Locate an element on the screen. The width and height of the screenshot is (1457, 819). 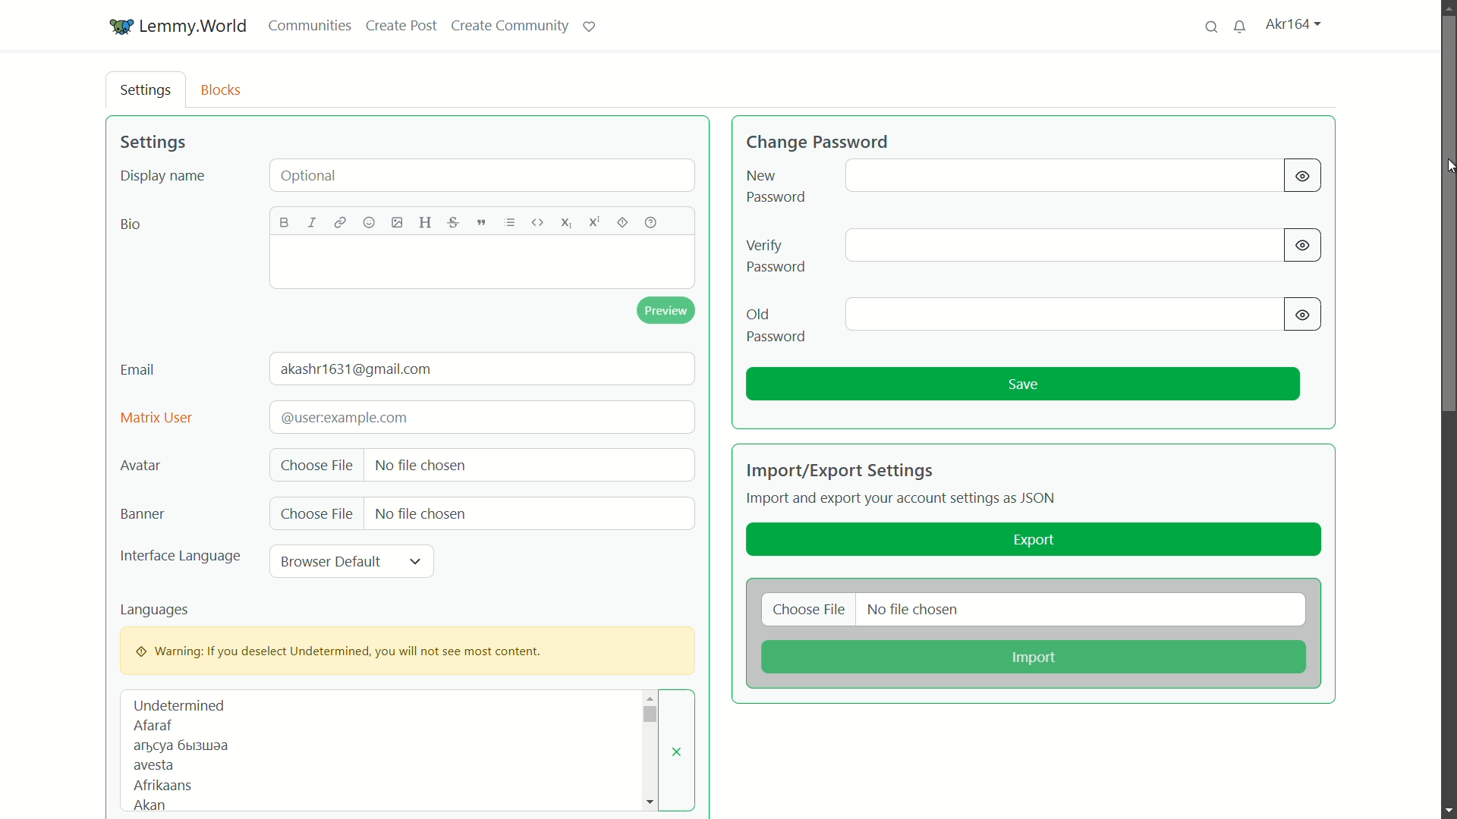
avesta is located at coordinates (154, 766).